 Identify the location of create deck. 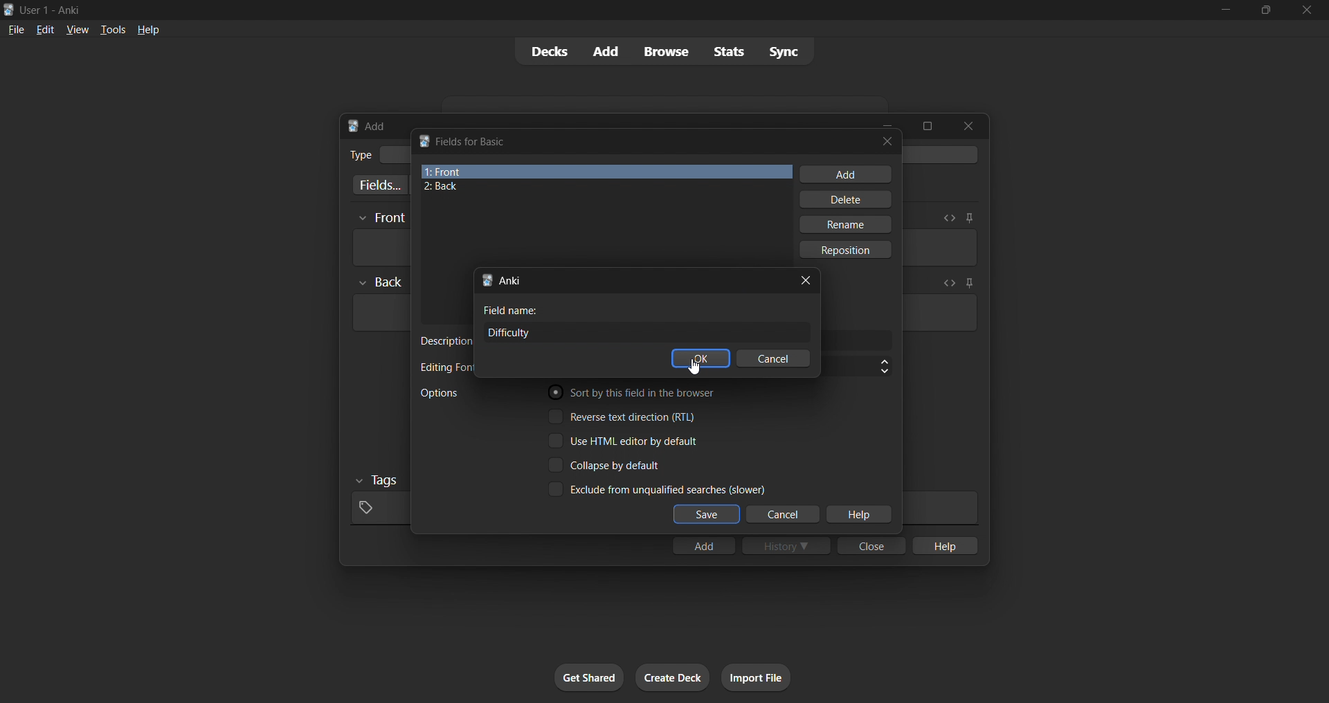
(673, 677).